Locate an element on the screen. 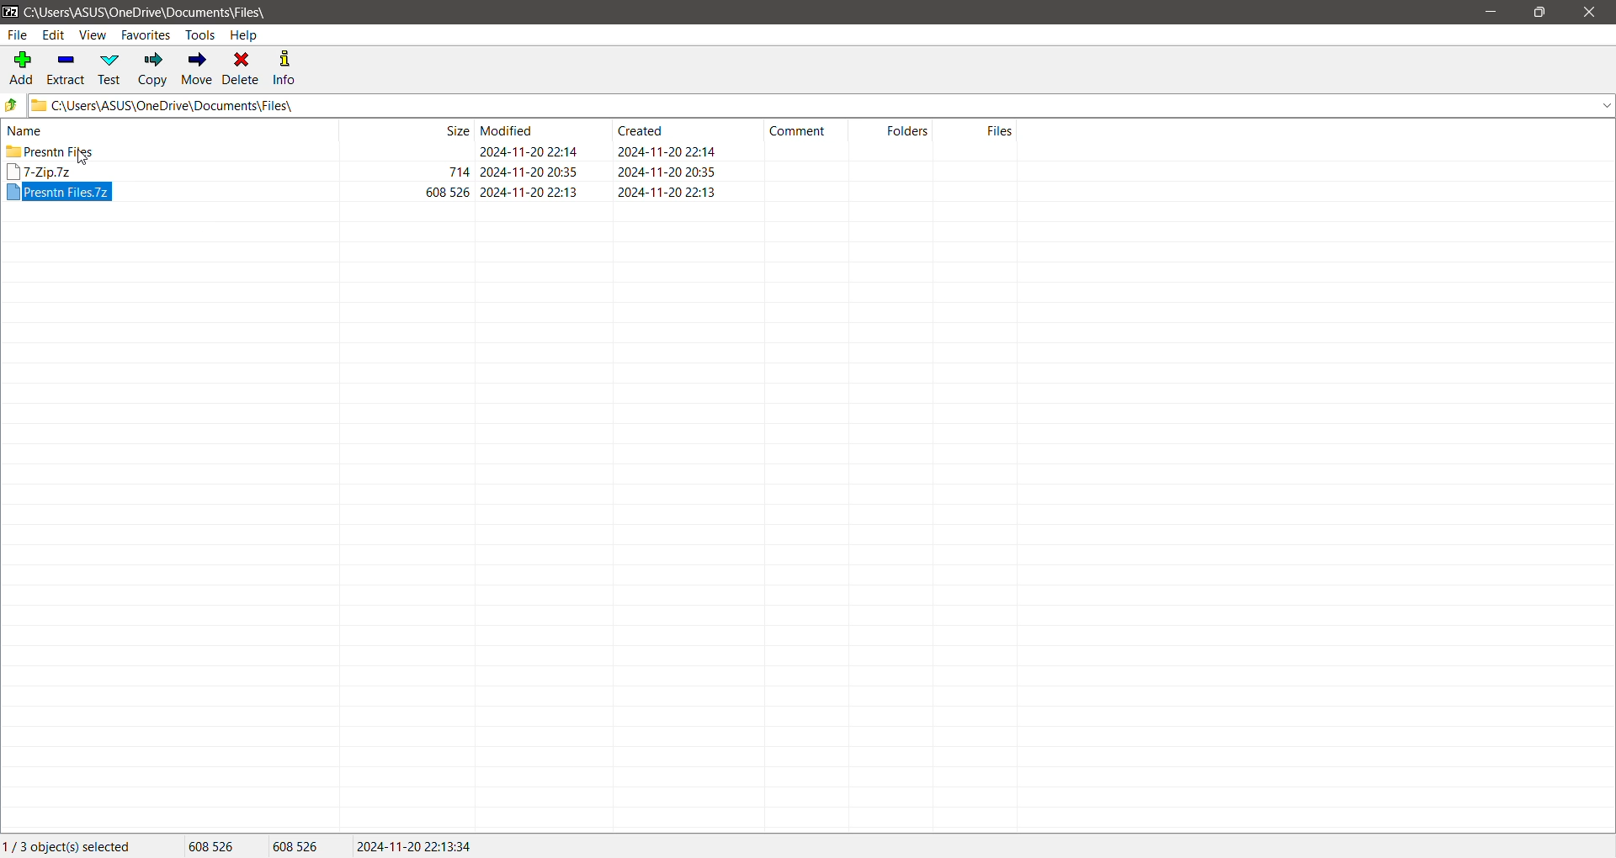 This screenshot has width=1616, height=858. created date & time is located at coordinates (666, 192).